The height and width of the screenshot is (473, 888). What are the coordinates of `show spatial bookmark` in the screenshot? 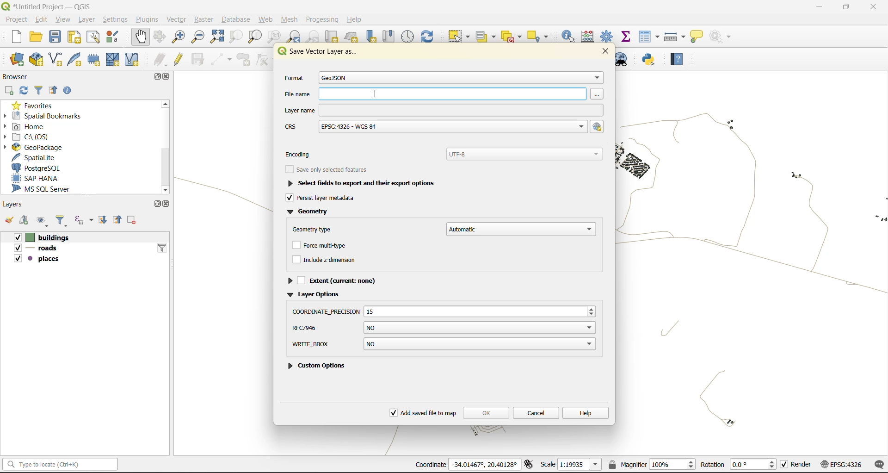 It's located at (390, 37).